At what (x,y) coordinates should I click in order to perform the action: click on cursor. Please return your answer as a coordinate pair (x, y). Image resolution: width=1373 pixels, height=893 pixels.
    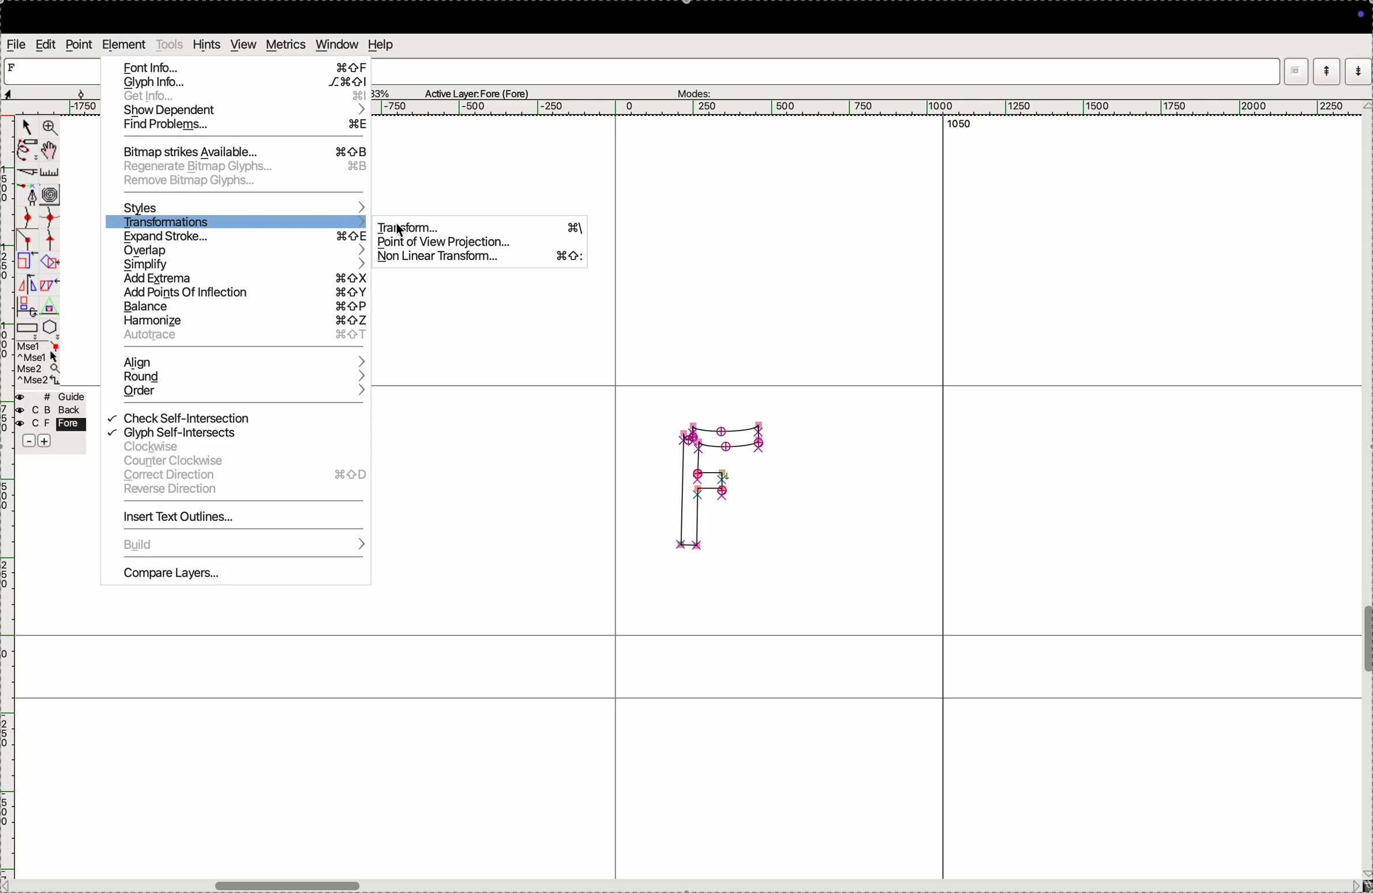
    Looking at the image, I should click on (25, 128).